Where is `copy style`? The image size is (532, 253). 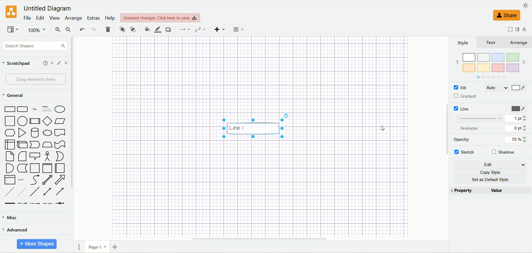
copy style is located at coordinates (490, 172).